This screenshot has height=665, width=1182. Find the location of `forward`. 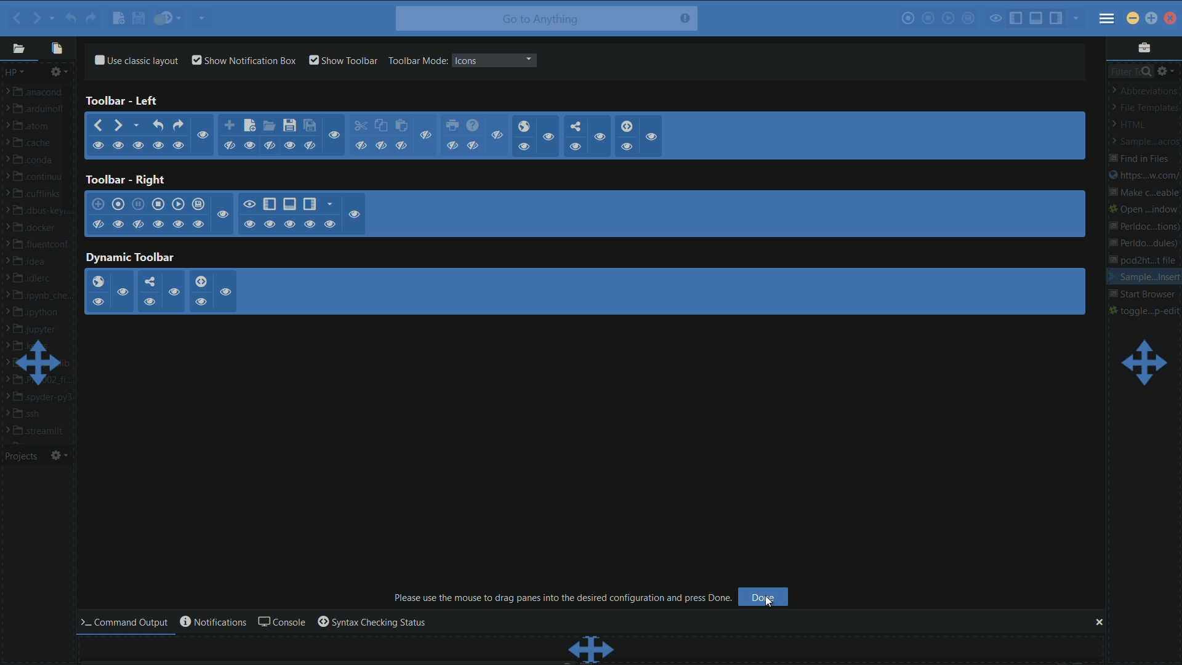

forward is located at coordinates (119, 126).